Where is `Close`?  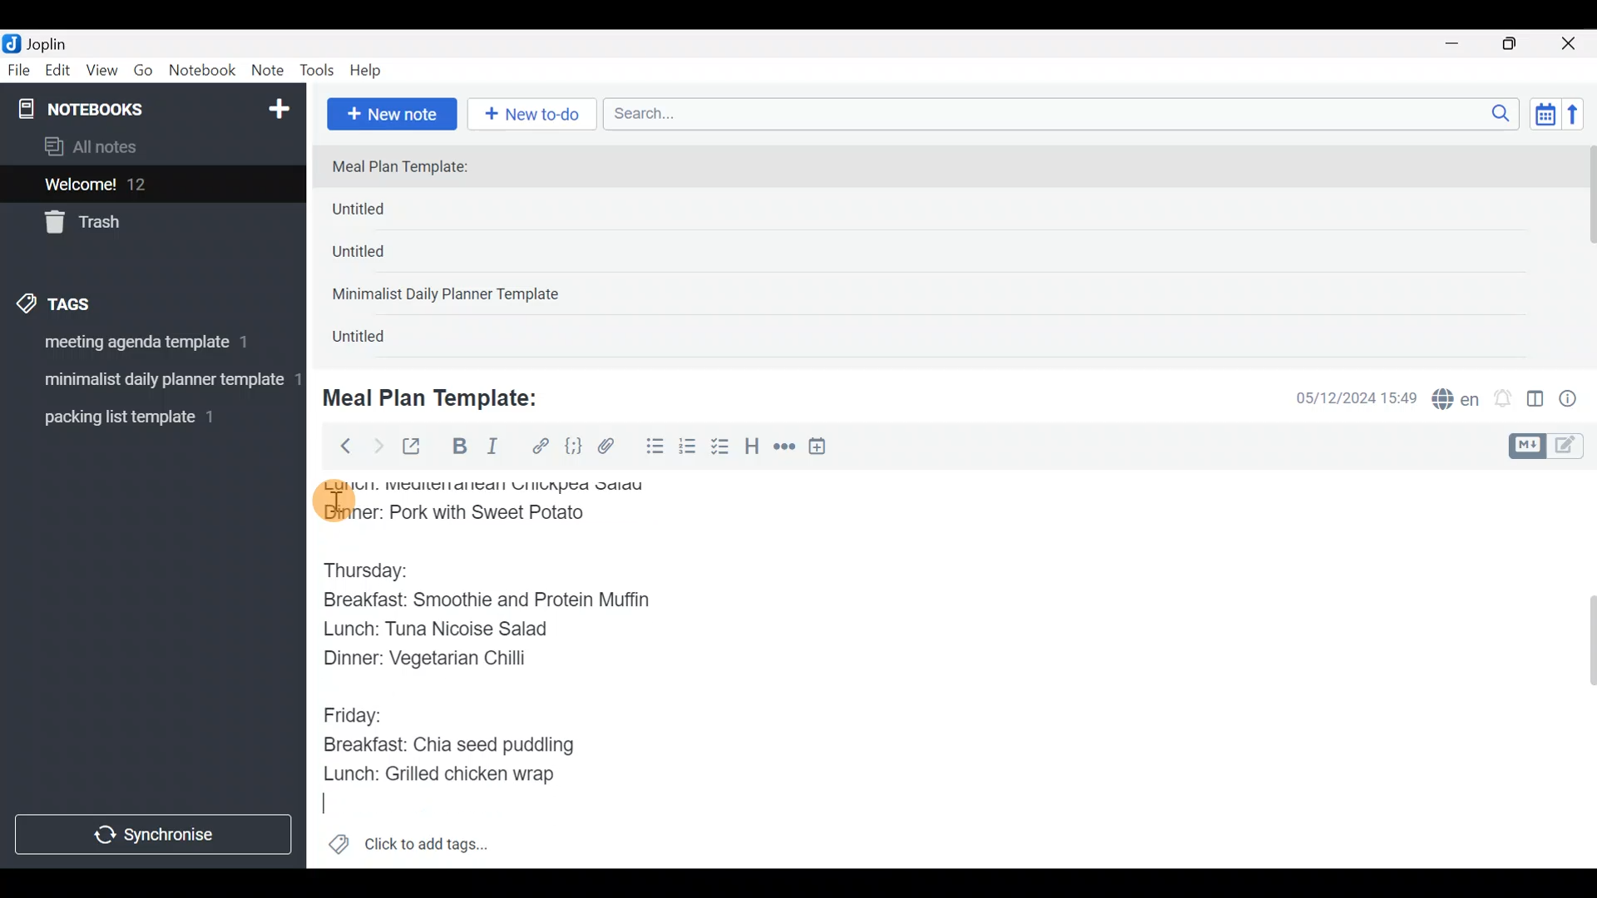
Close is located at coordinates (1571, 45).